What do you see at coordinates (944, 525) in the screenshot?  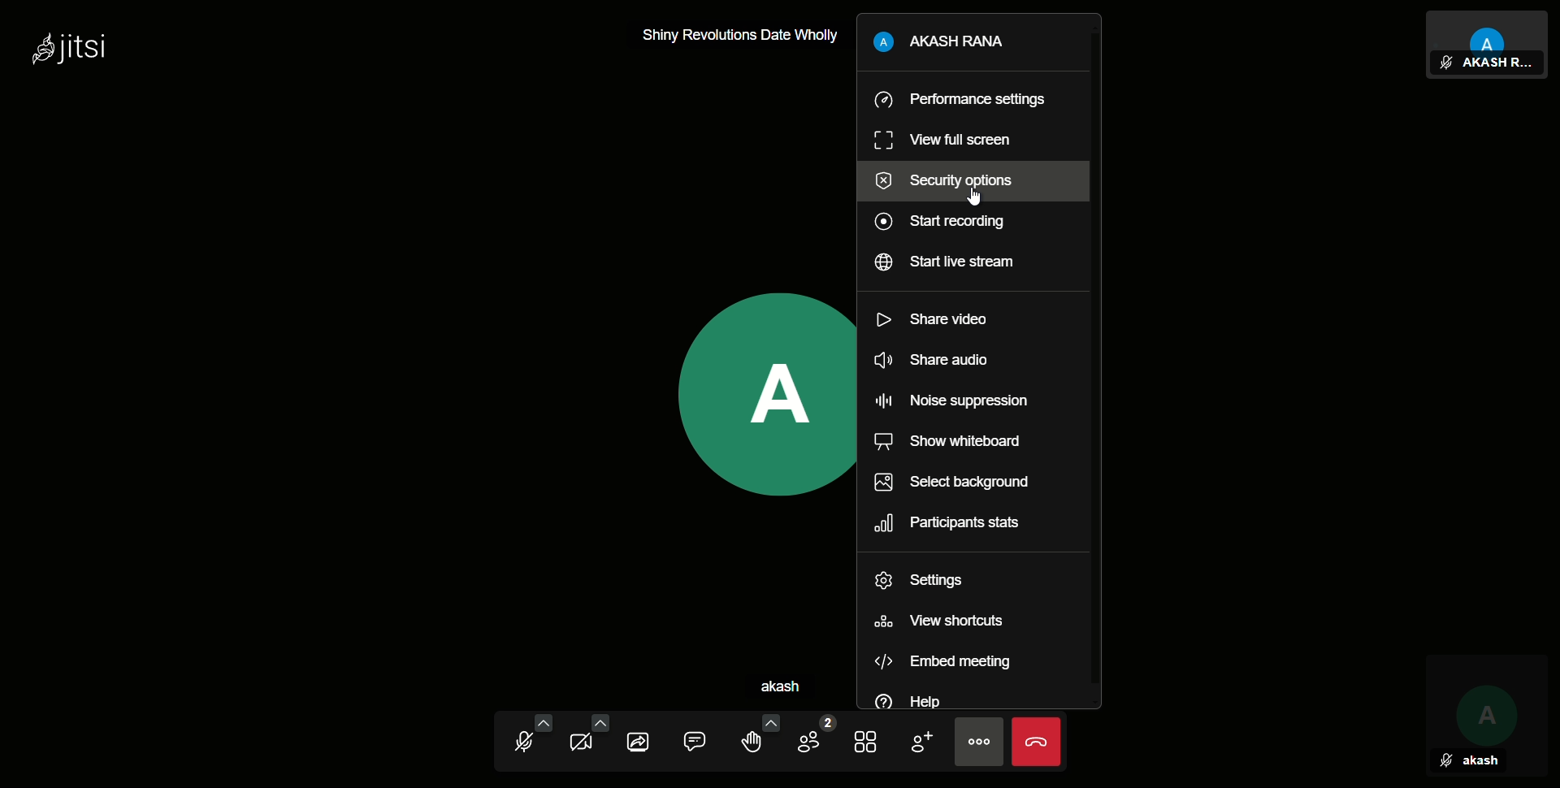 I see `participants stats` at bounding box center [944, 525].